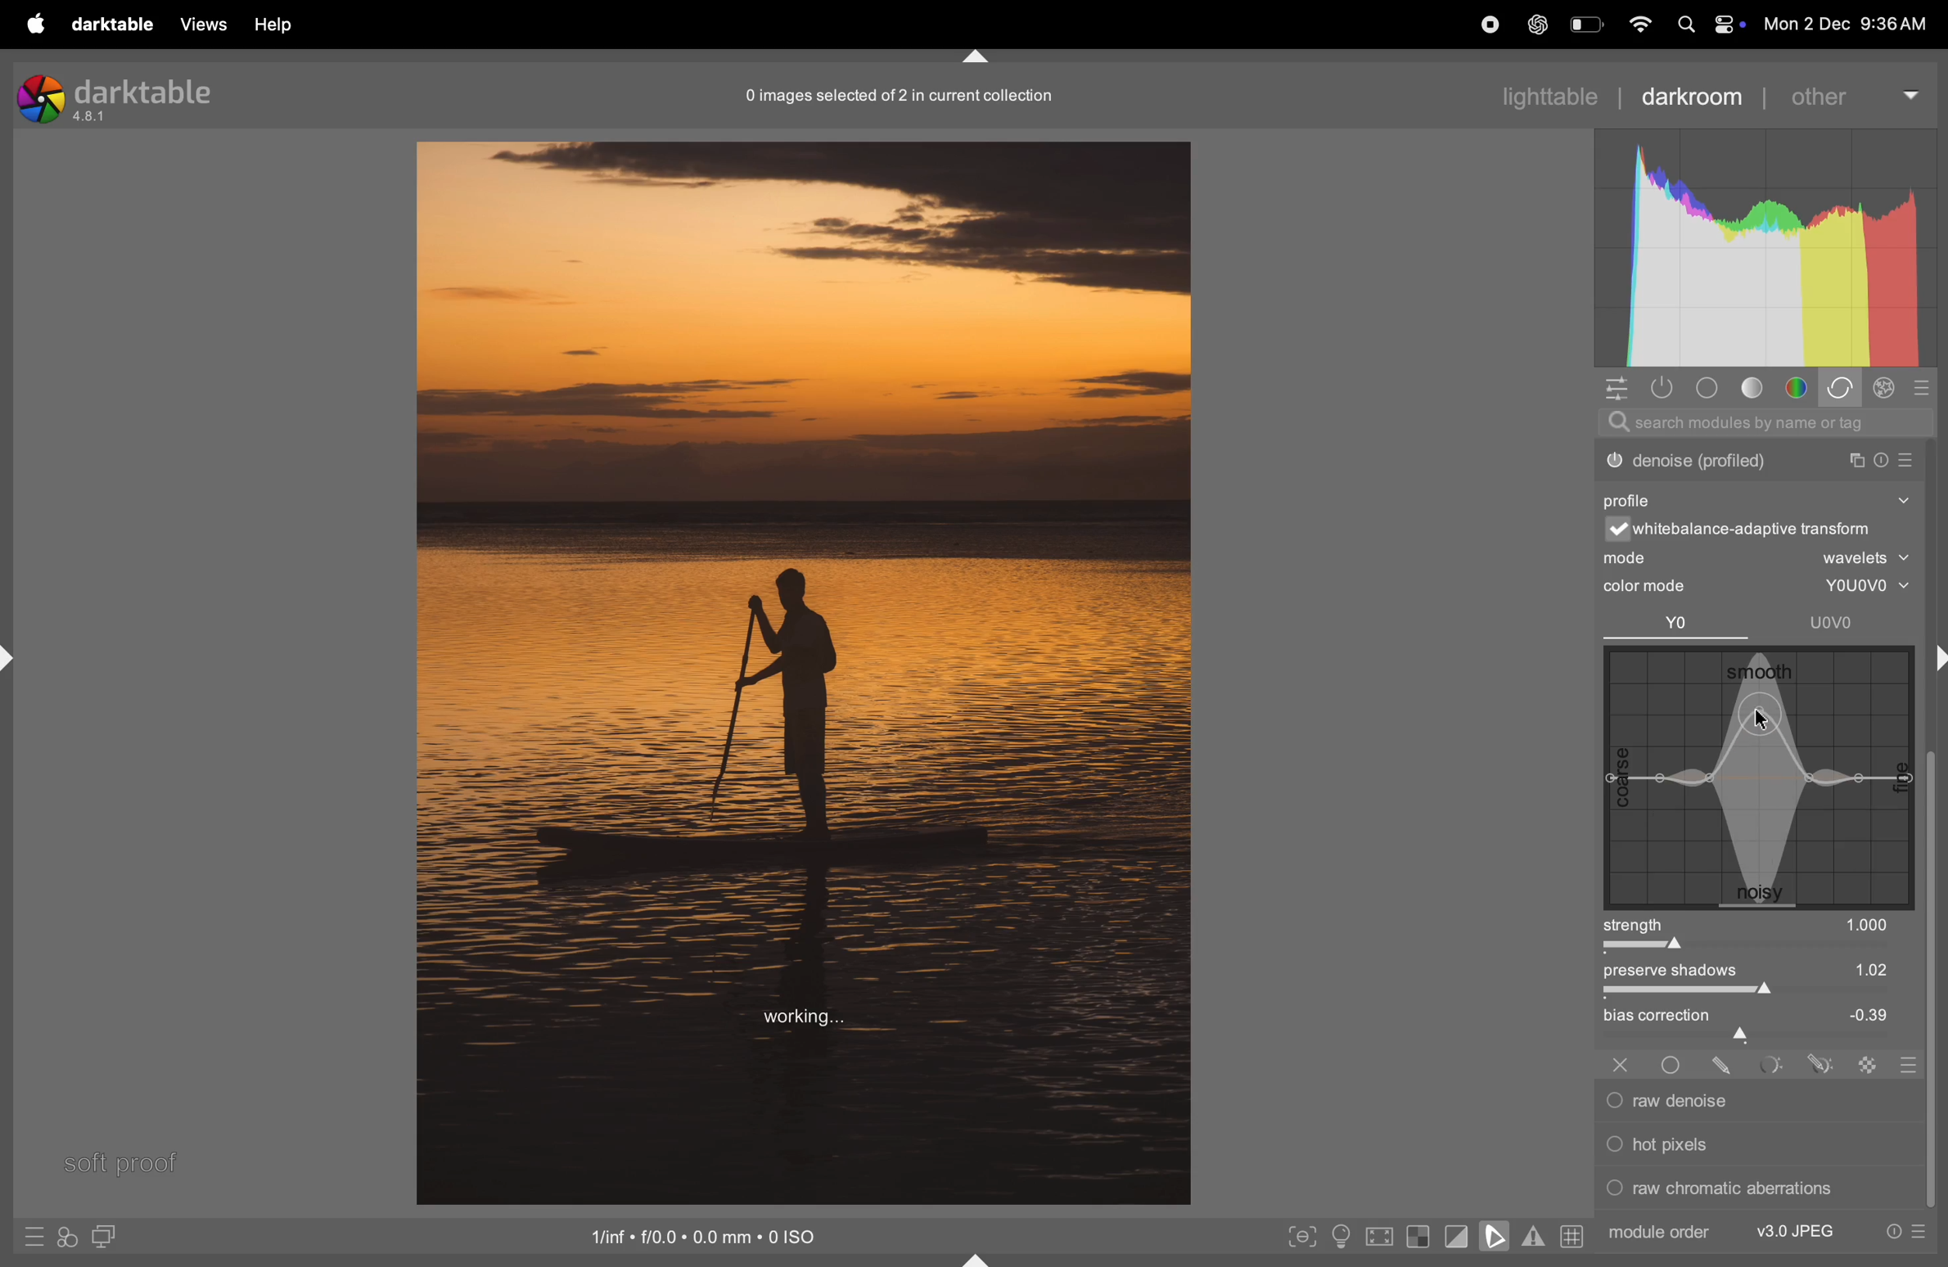 The image size is (1948, 1267). I want to click on colors, so click(1799, 388).